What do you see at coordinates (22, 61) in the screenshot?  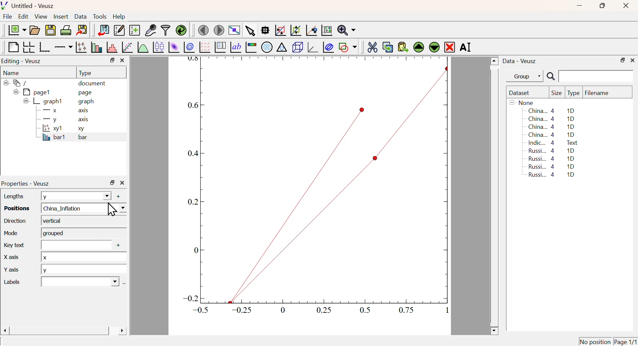 I see `Editing - Veusz` at bounding box center [22, 61].